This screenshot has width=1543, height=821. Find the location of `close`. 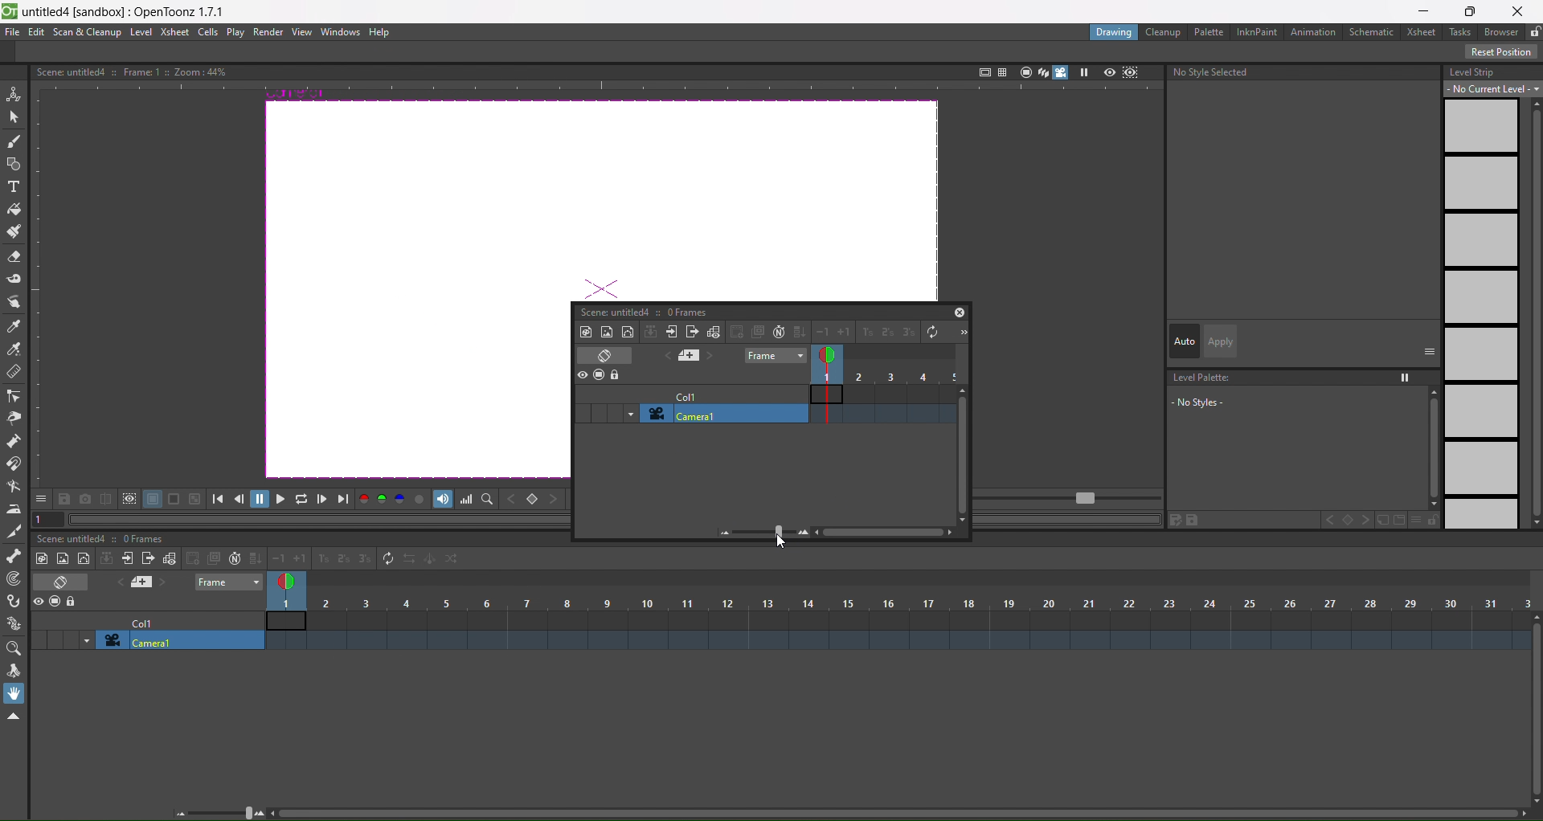

close is located at coordinates (960, 312).